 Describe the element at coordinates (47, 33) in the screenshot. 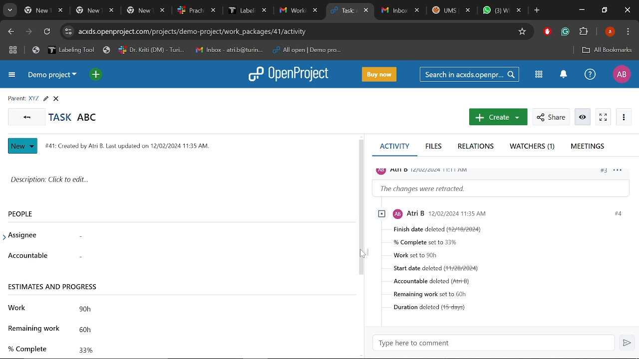

I see `Refresh` at that location.